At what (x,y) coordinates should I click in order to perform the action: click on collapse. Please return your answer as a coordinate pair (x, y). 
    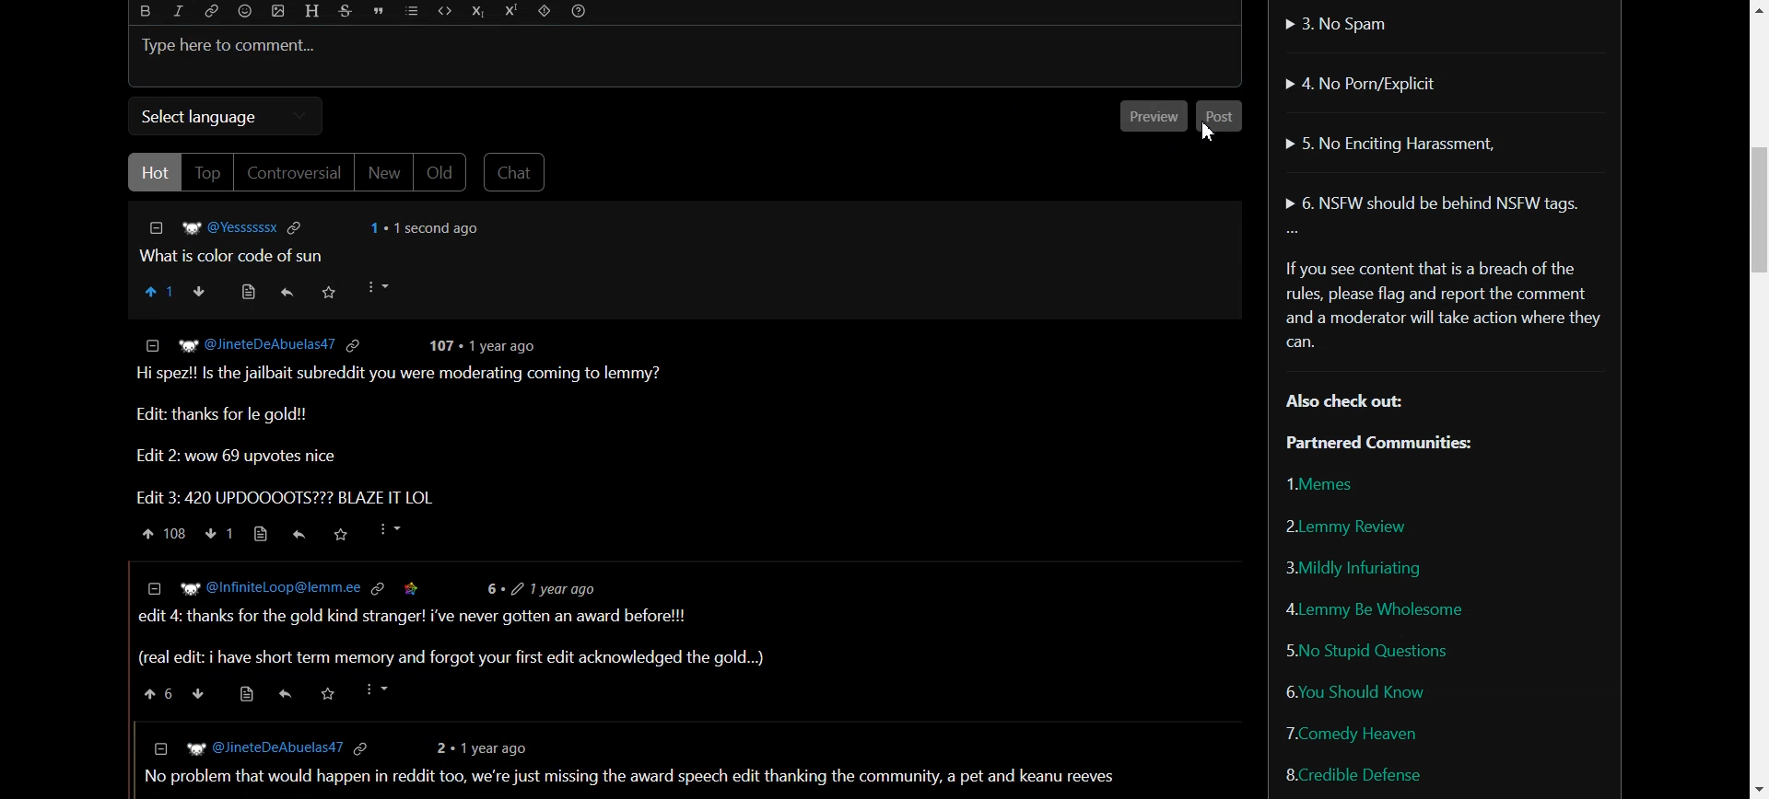
    Looking at the image, I should click on (153, 343).